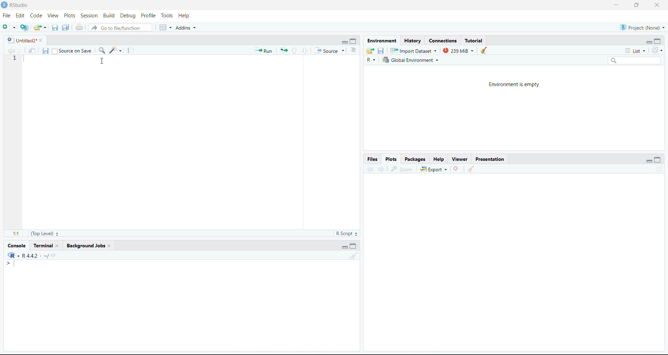 The image size is (668, 355). What do you see at coordinates (188, 16) in the screenshot?
I see `Help` at bounding box center [188, 16].